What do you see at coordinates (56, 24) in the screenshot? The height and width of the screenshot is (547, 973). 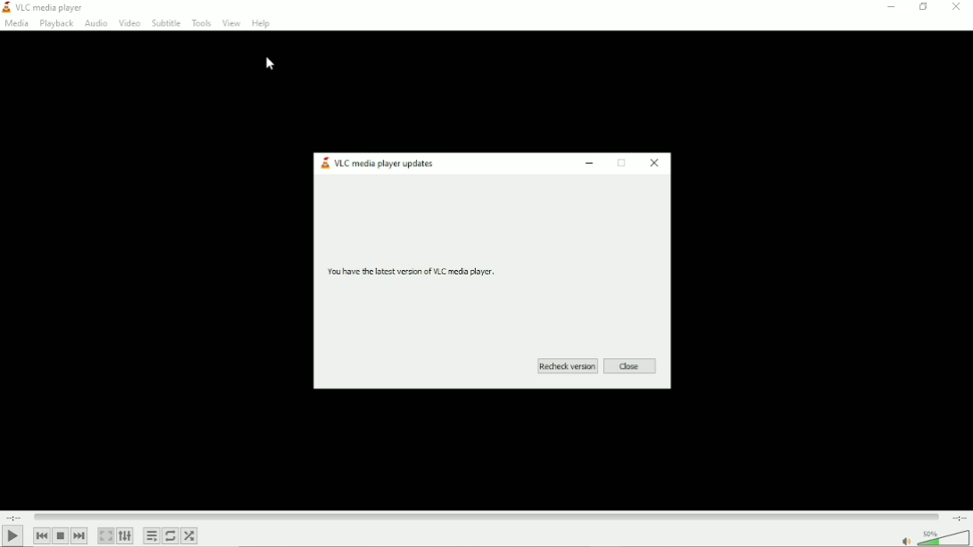 I see `Playback` at bounding box center [56, 24].